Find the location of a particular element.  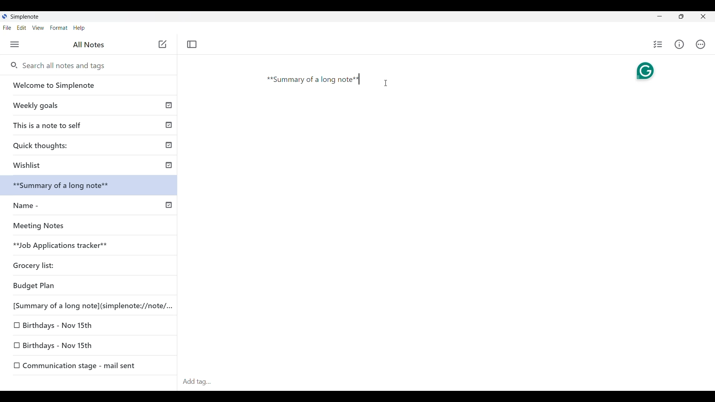

Cursor is located at coordinates (393, 85).